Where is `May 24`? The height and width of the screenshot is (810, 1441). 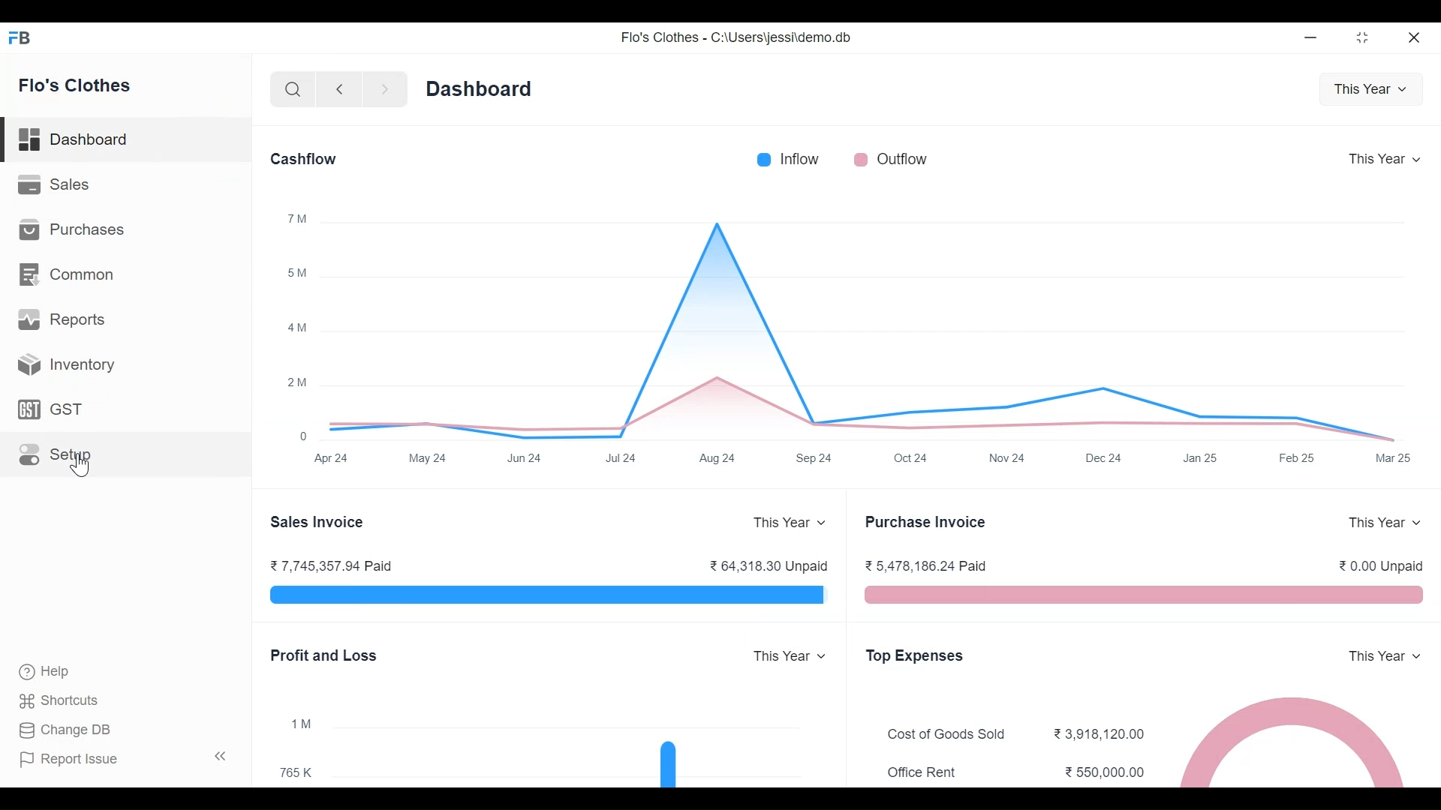
May 24 is located at coordinates (437, 460).